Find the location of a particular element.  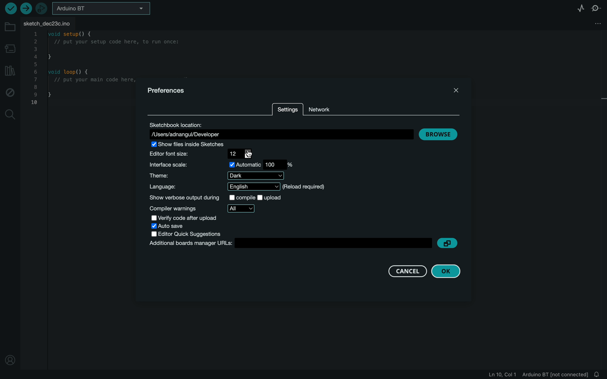

settings is located at coordinates (288, 109).